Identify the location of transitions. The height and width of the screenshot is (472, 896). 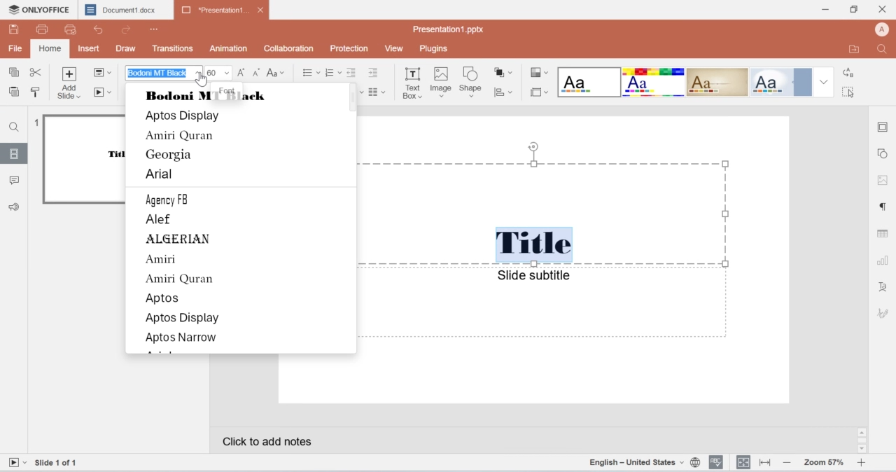
(174, 48).